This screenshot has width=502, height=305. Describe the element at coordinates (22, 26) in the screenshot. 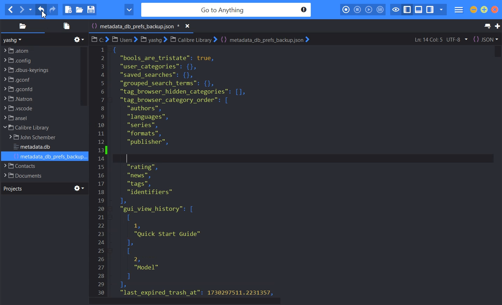

I see `Places` at that location.